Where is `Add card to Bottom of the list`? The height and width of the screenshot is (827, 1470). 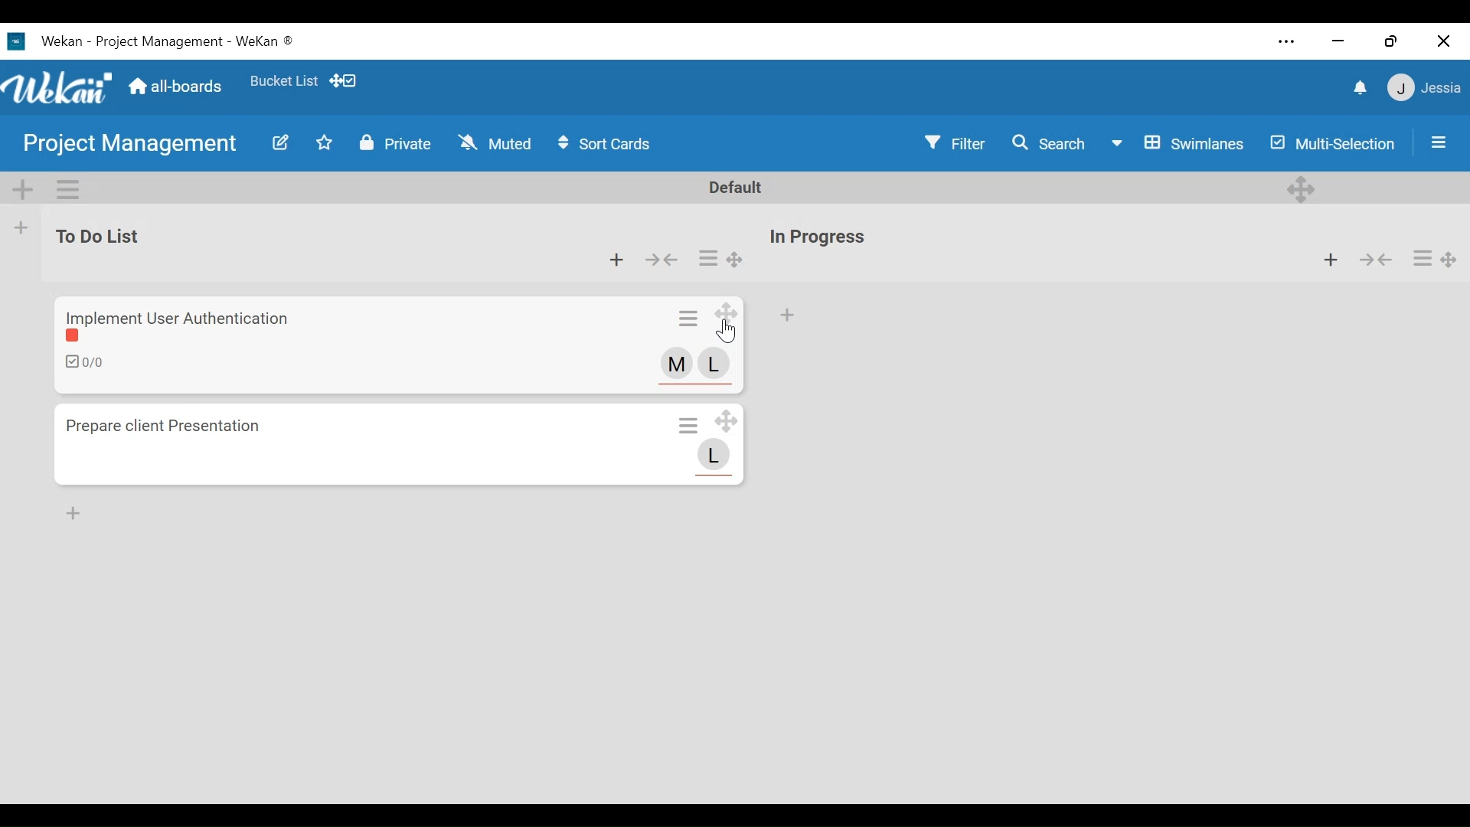
Add card to Bottom of the list is located at coordinates (72, 514).